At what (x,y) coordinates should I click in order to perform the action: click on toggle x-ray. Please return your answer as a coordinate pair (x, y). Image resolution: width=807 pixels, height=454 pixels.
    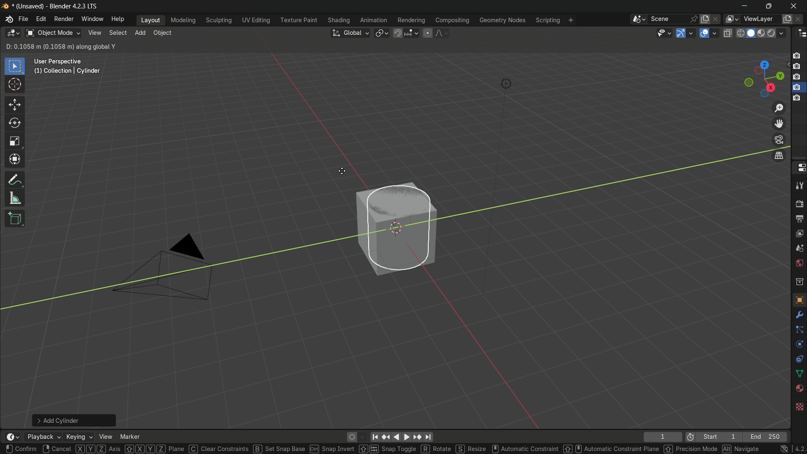
    Looking at the image, I should click on (728, 33).